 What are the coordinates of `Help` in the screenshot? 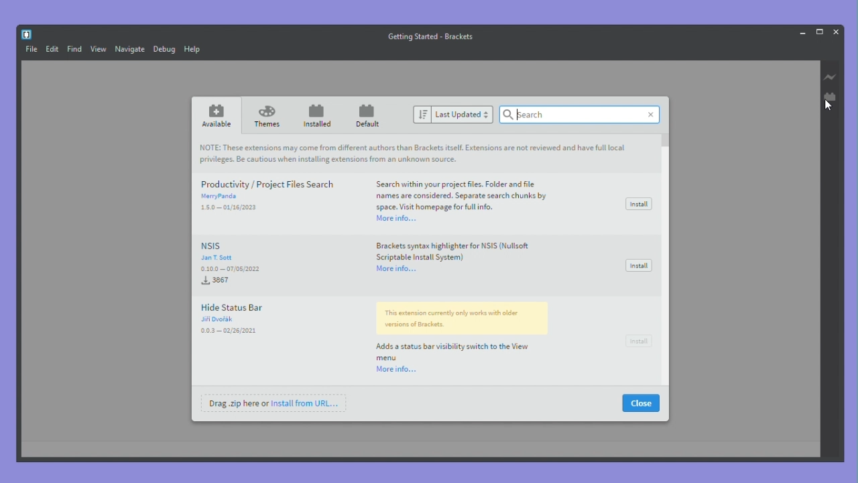 It's located at (192, 48).